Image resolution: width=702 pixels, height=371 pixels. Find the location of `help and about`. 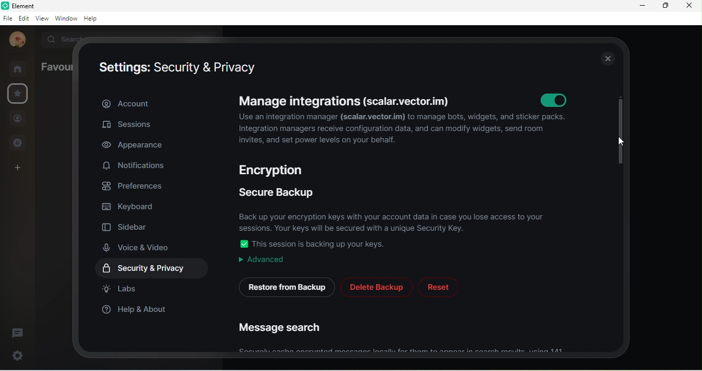

help and about is located at coordinates (135, 310).